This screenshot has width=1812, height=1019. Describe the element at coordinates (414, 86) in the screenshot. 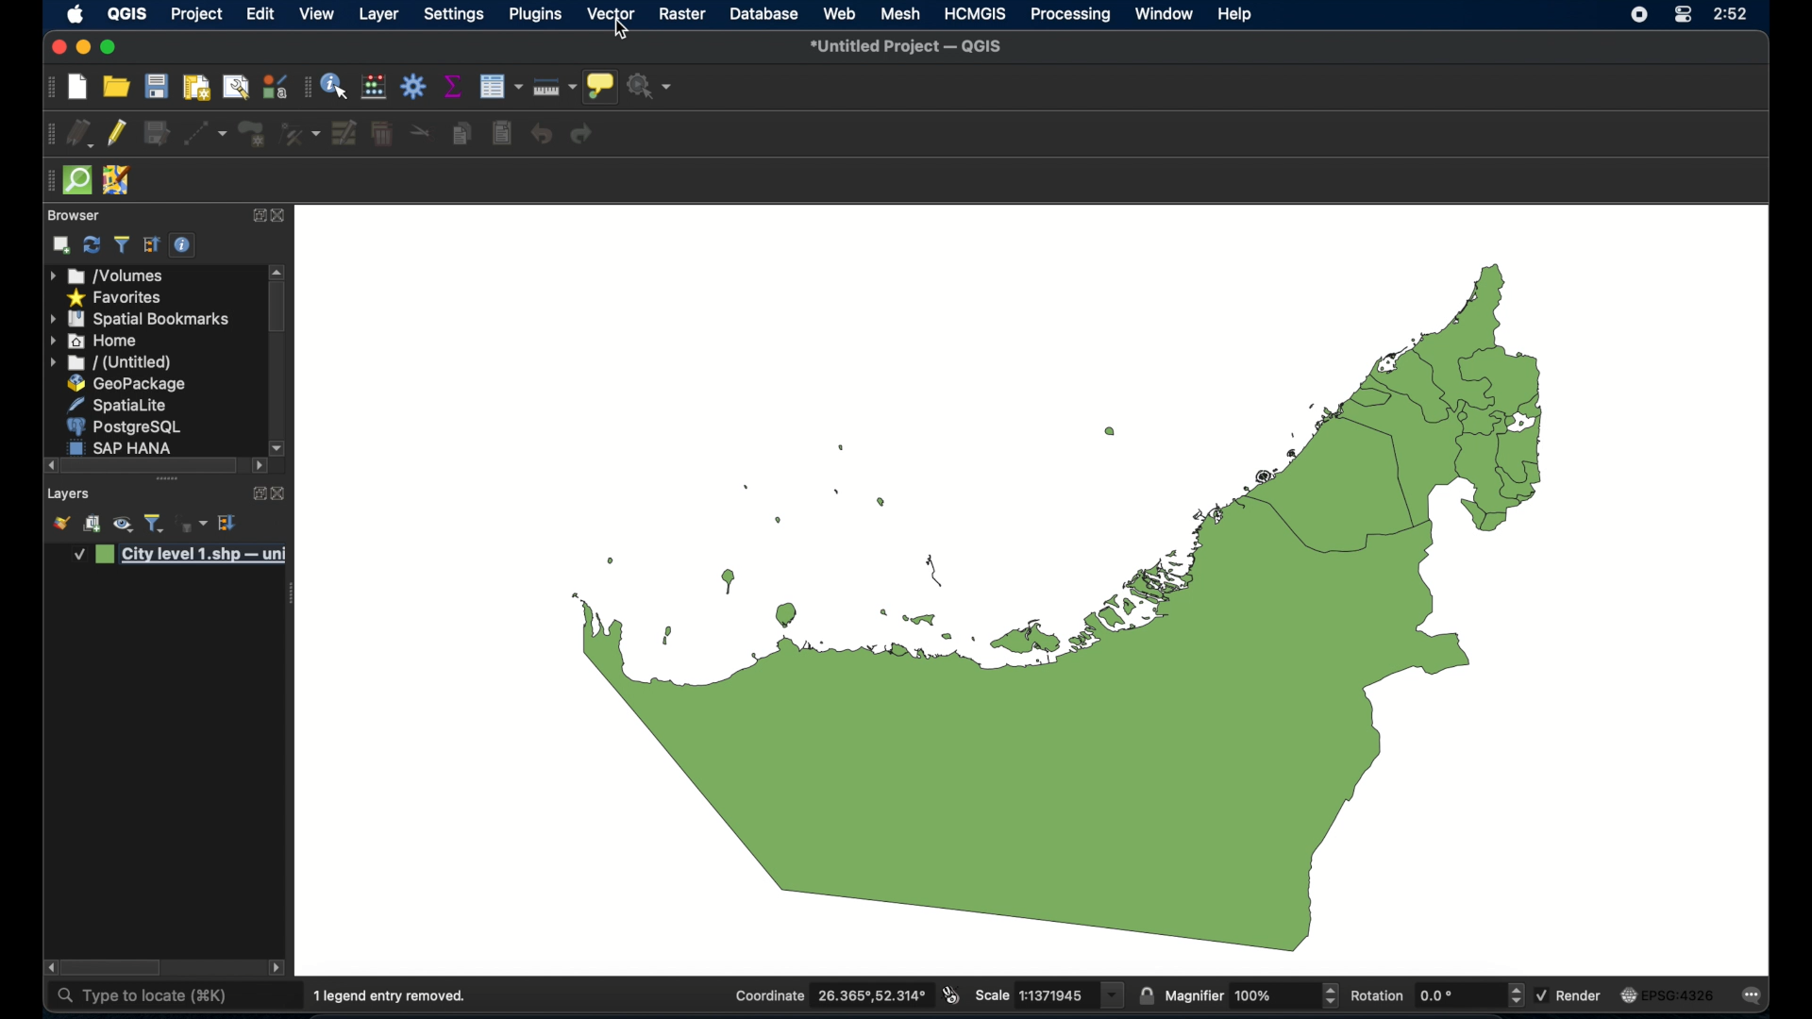

I see `toolbox` at that location.